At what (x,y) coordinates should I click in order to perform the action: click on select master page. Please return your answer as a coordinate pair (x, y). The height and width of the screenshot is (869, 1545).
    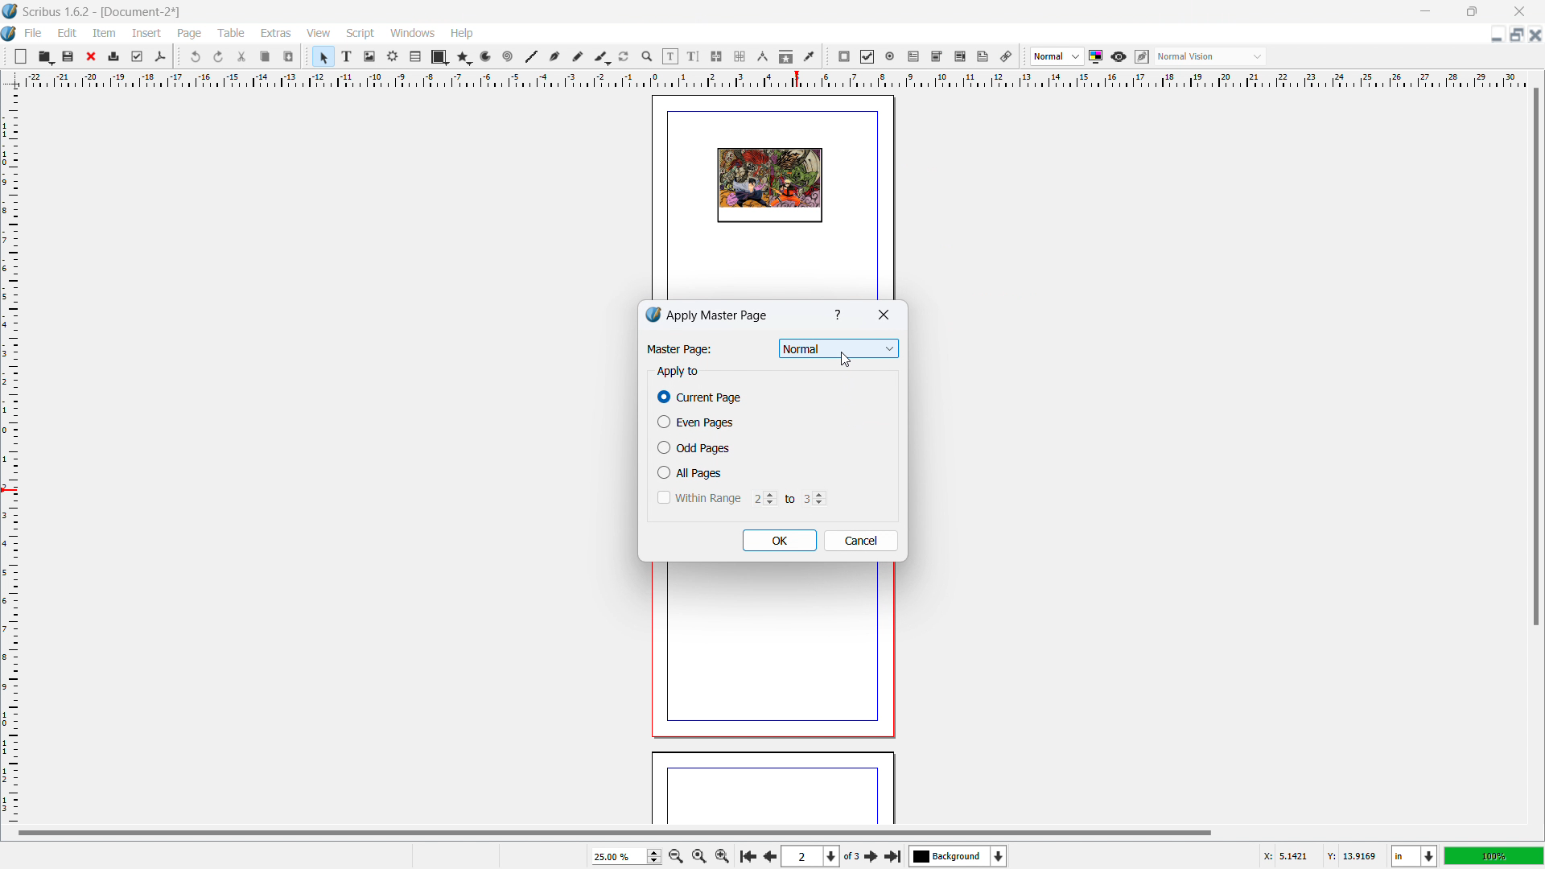
    Looking at the image, I should click on (839, 349).